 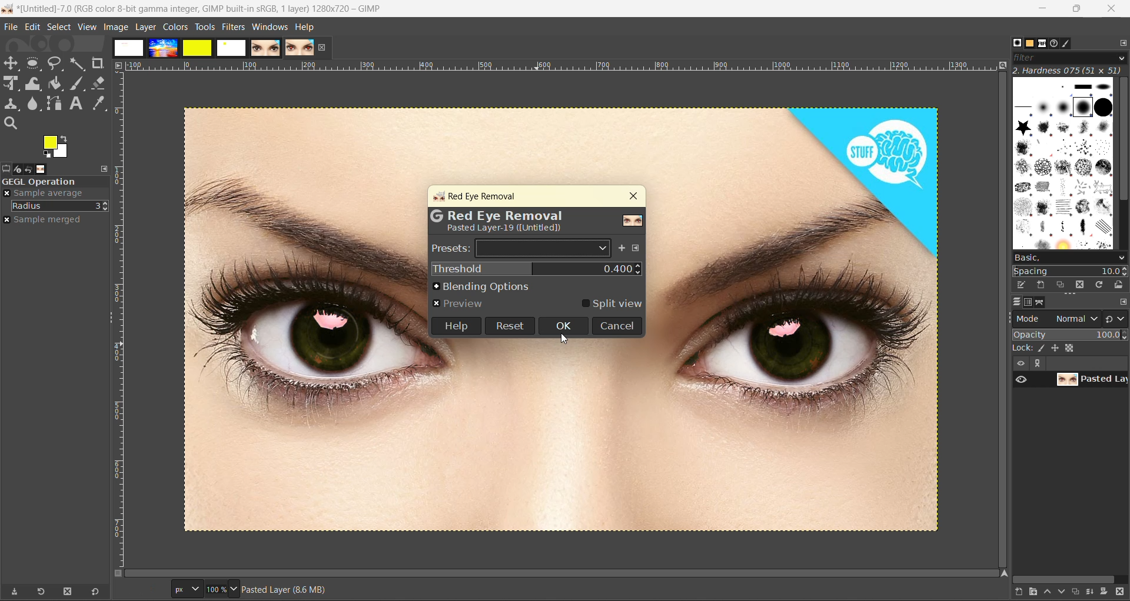 I want to click on create a new layer, so click(x=1013, y=593).